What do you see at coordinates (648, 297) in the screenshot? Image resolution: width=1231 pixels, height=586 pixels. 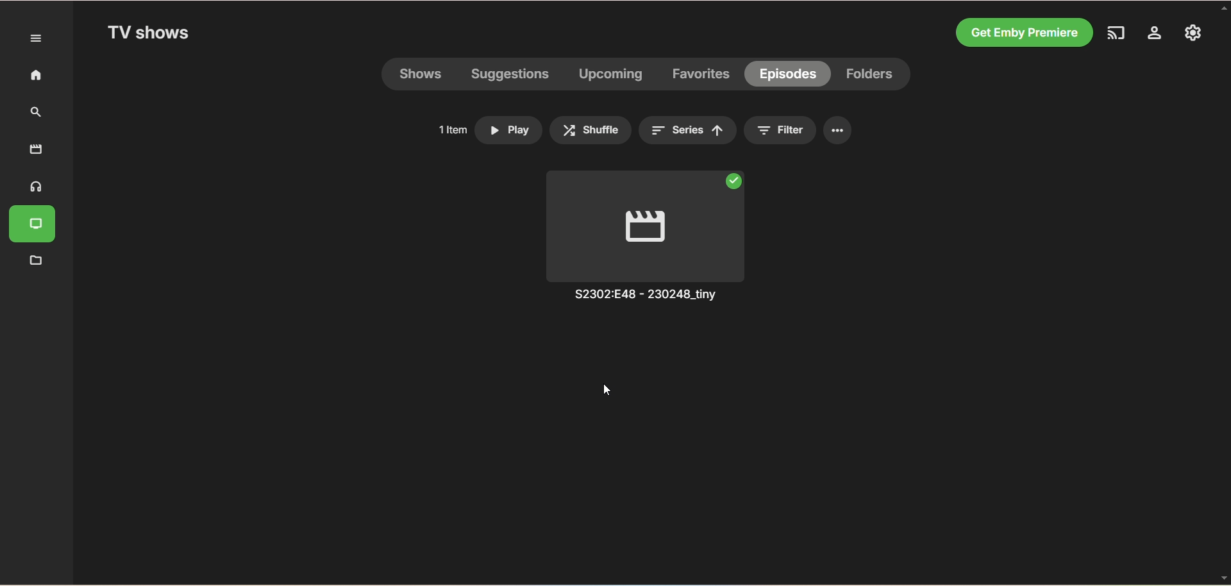 I see `$2302:E48 - 230248_tiny` at bounding box center [648, 297].